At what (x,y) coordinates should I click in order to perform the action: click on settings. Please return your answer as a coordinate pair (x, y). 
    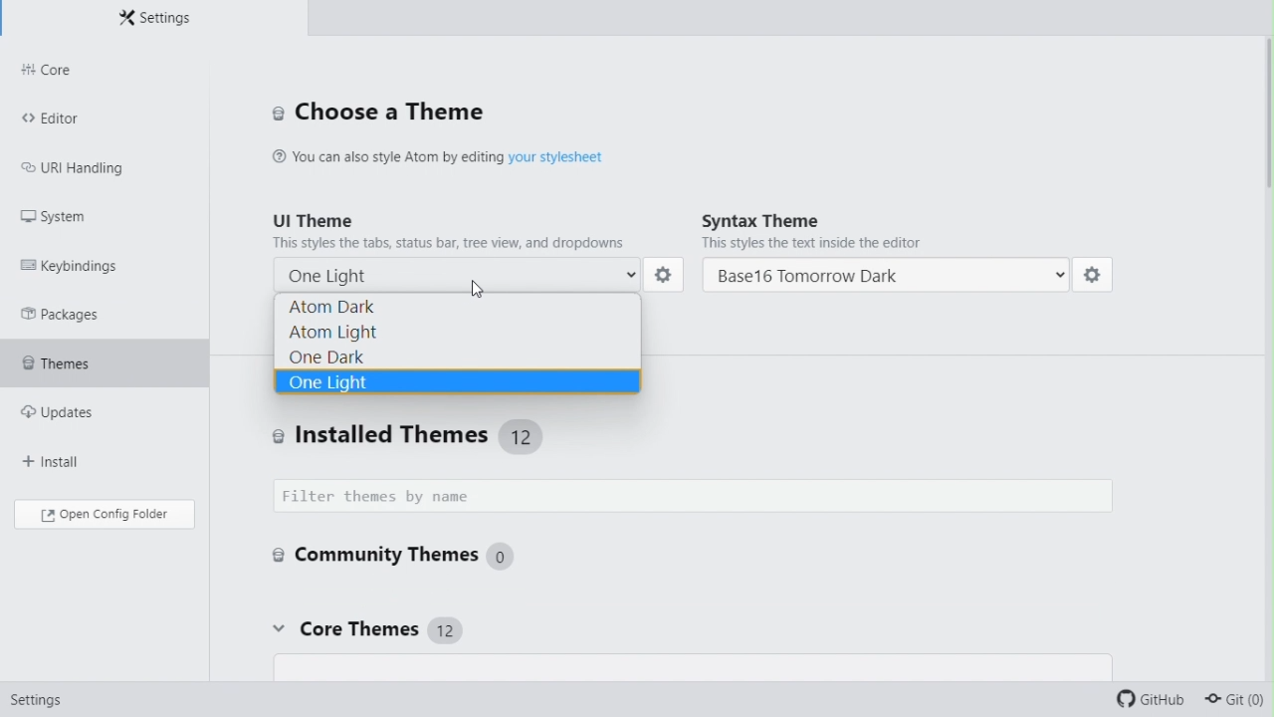
    Looking at the image, I should click on (666, 276).